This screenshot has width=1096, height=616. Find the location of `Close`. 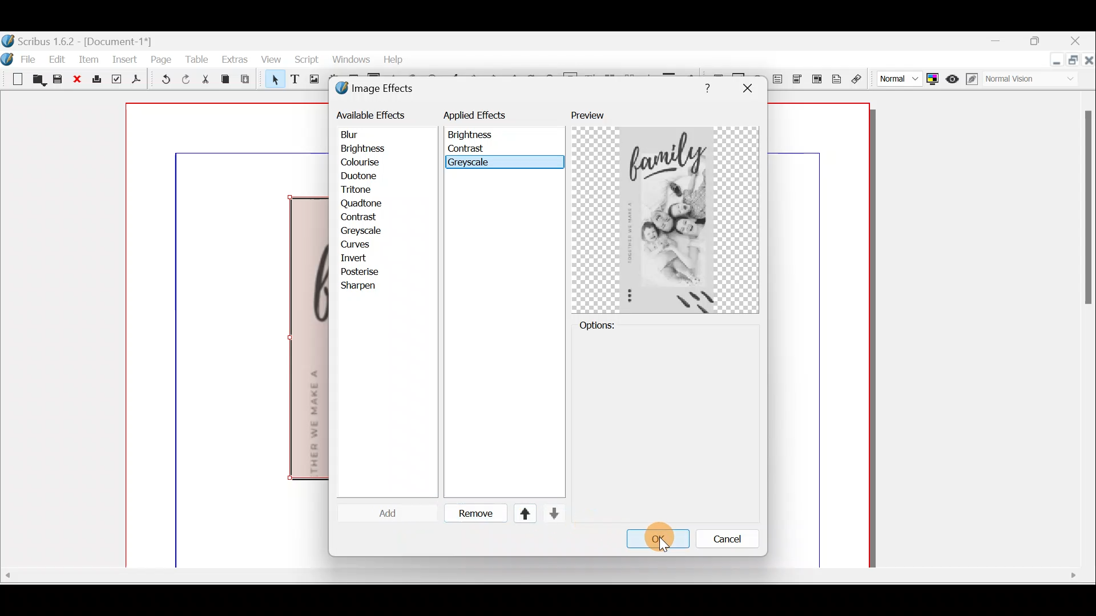

Close is located at coordinates (76, 81).